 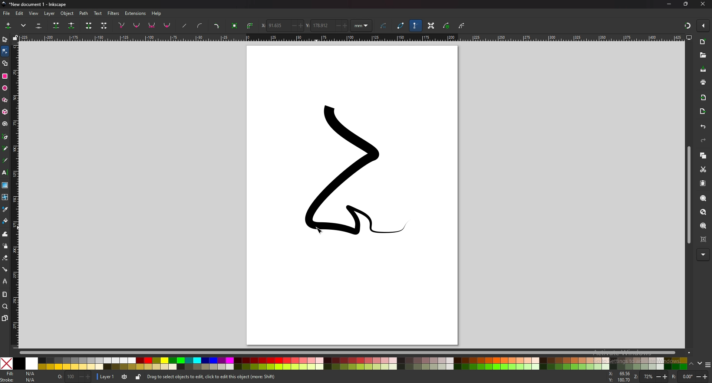 I want to click on resize, so click(x=687, y=4).